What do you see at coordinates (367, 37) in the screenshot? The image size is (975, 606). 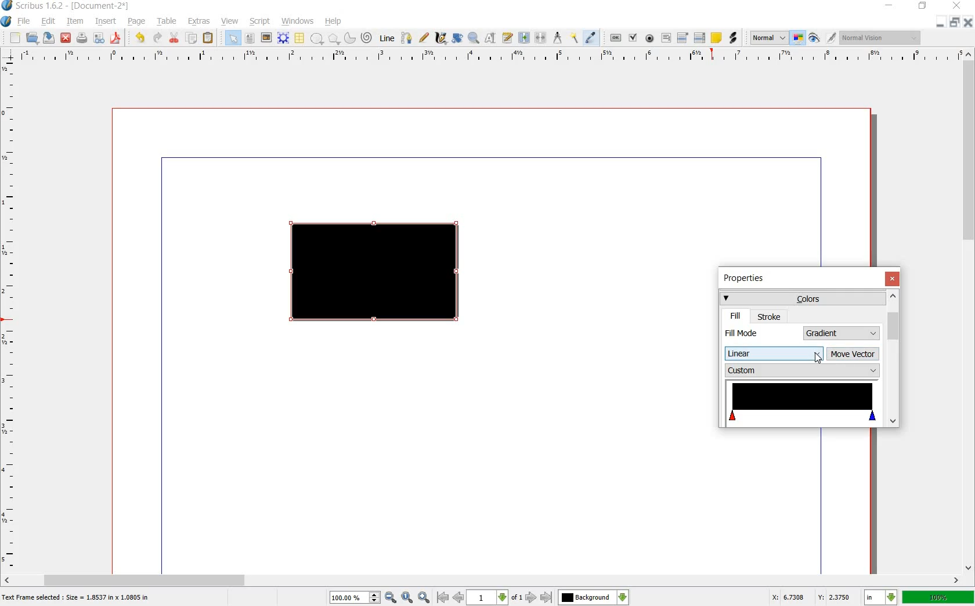 I see `spiral` at bounding box center [367, 37].